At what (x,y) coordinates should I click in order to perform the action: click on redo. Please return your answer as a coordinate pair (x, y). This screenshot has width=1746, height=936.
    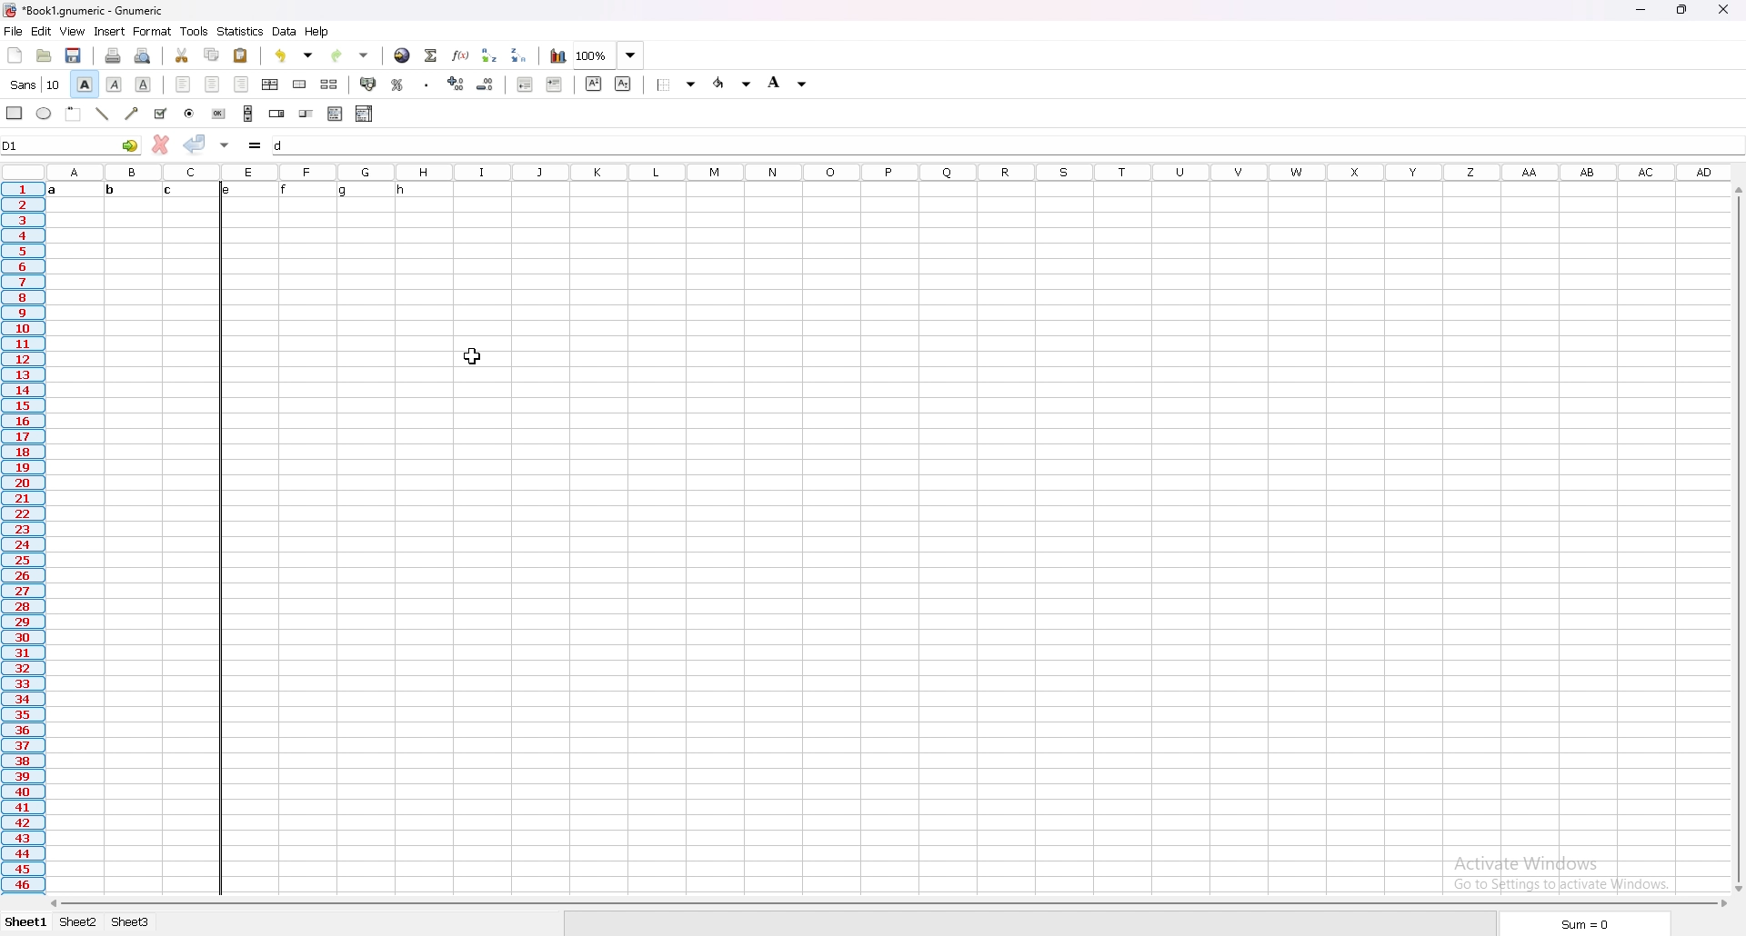
    Looking at the image, I should click on (352, 55).